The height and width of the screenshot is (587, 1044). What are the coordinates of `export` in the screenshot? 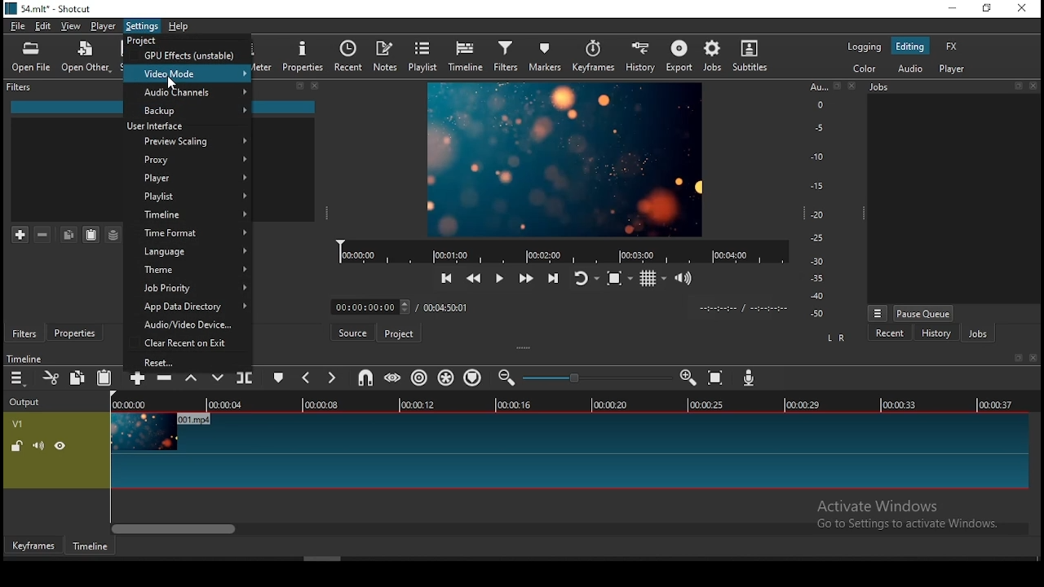 It's located at (679, 55).